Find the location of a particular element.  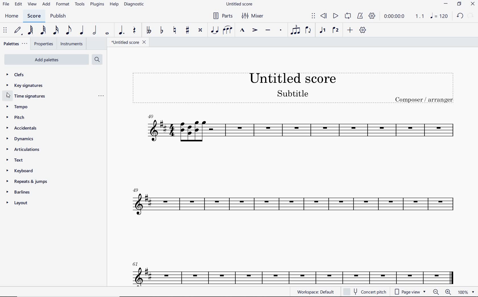

ARTICULATIONS is located at coordinates (22, 150).